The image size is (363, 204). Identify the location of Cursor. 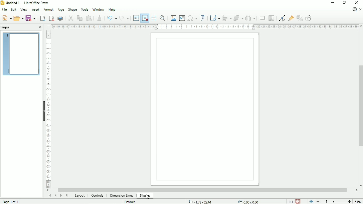
(147, 197).